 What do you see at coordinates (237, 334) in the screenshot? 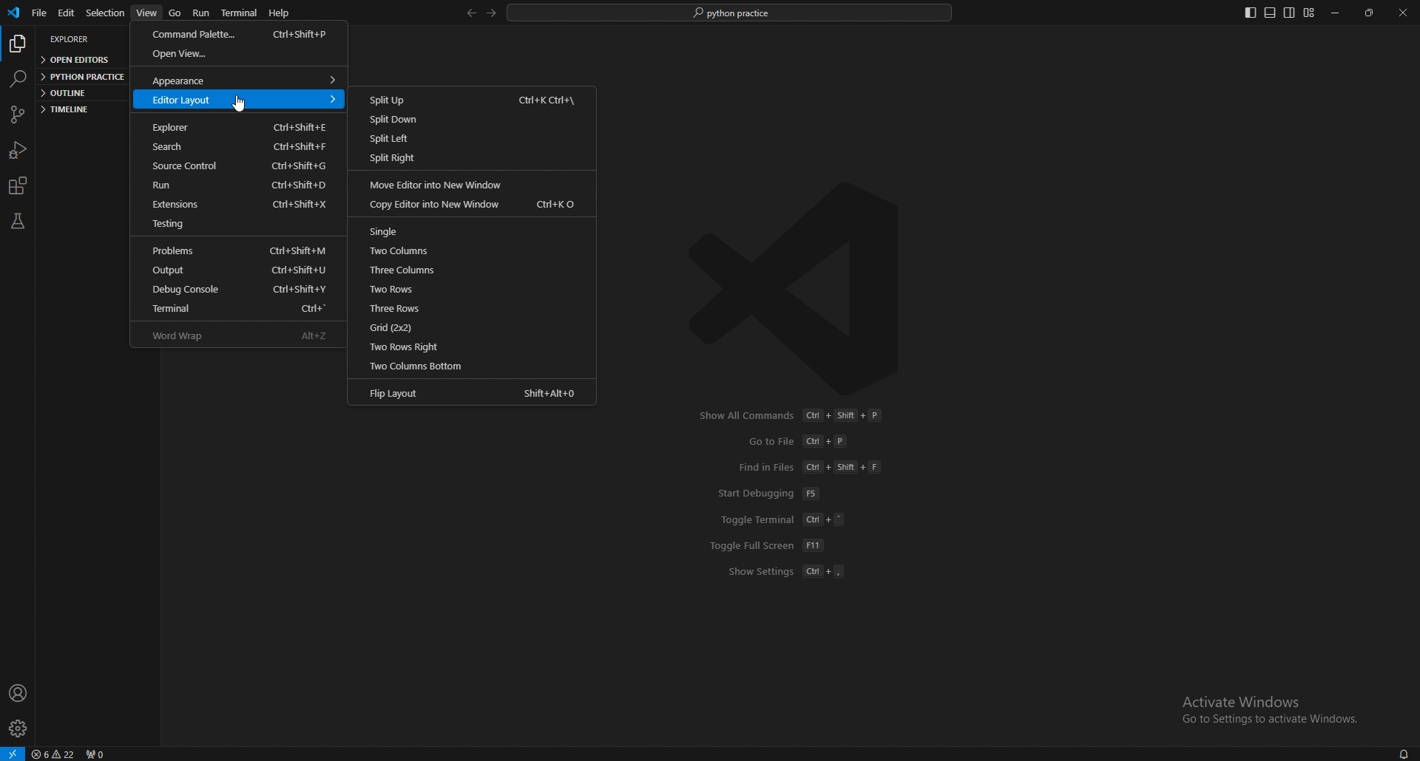
I see `word wrap alt+z` at bounding box center [237, 334].